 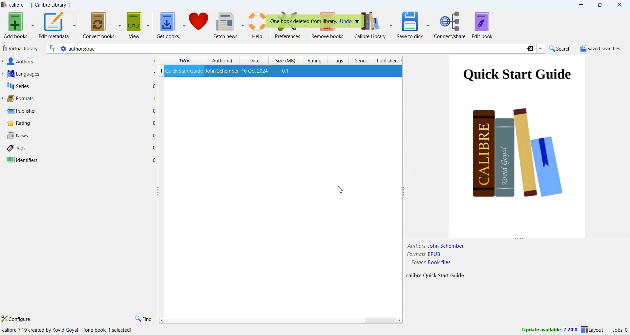 What do you see at coordinates (483, 25) in the screenshot?
I see `edit book` at bounding box center [483, 25].